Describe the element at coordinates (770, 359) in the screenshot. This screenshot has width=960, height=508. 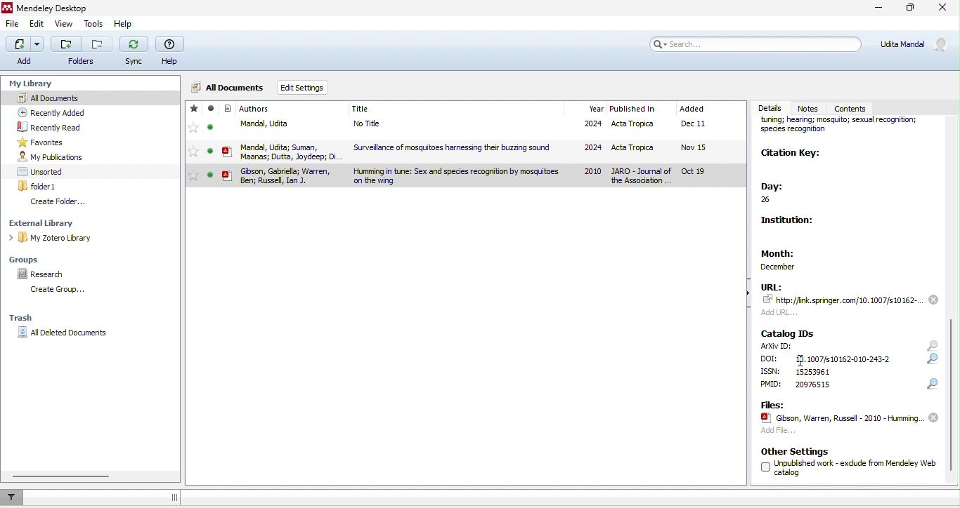
I see `text` at that location.